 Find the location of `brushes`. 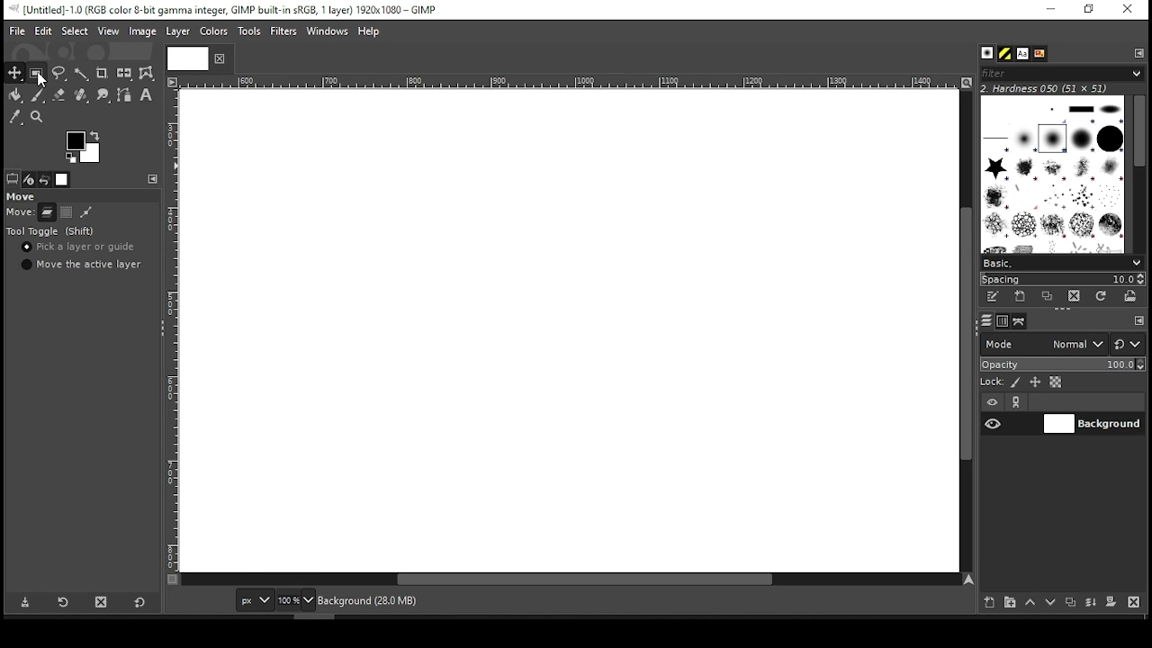

brushes is located at coordinates (987, 54).